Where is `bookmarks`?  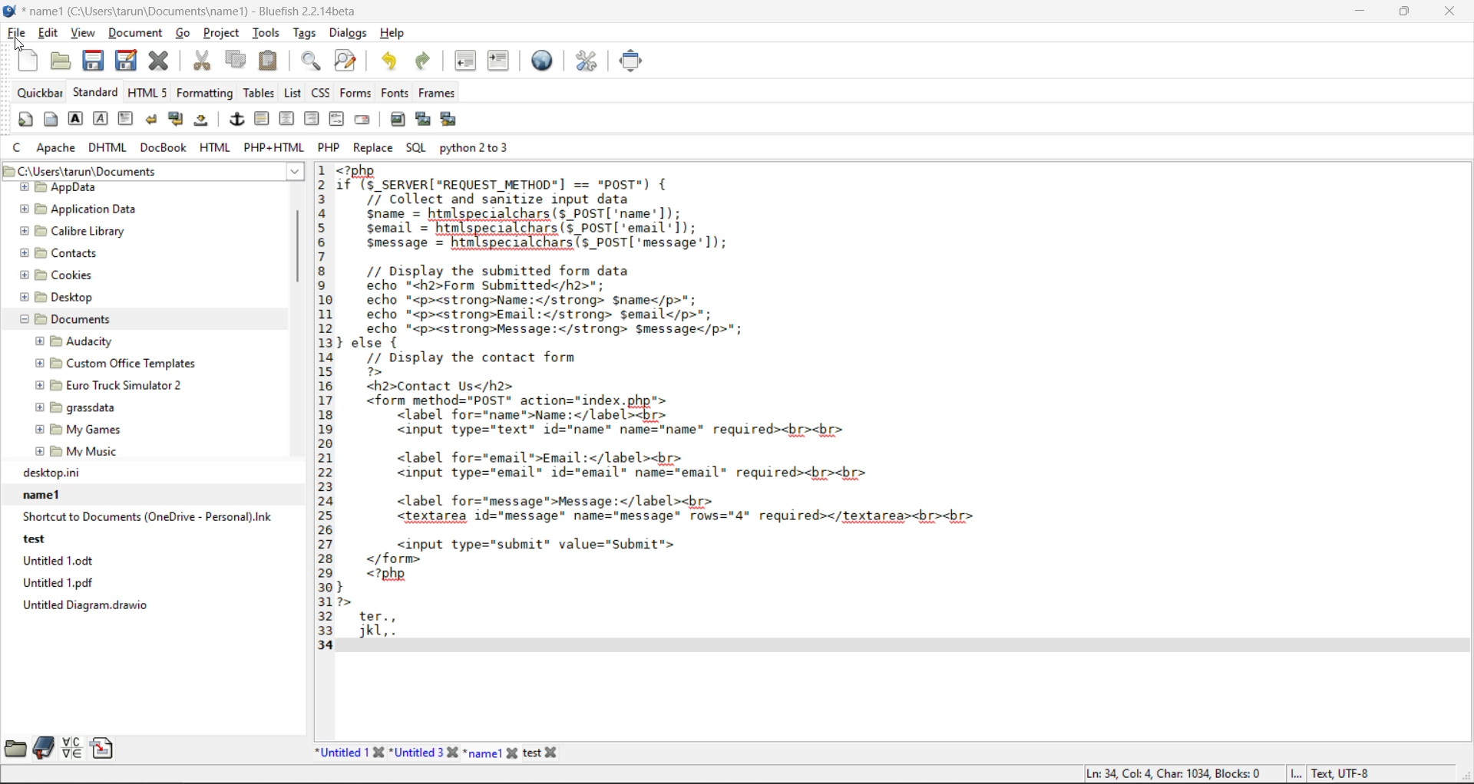 bookmarks is located at coordinates (45, 748).